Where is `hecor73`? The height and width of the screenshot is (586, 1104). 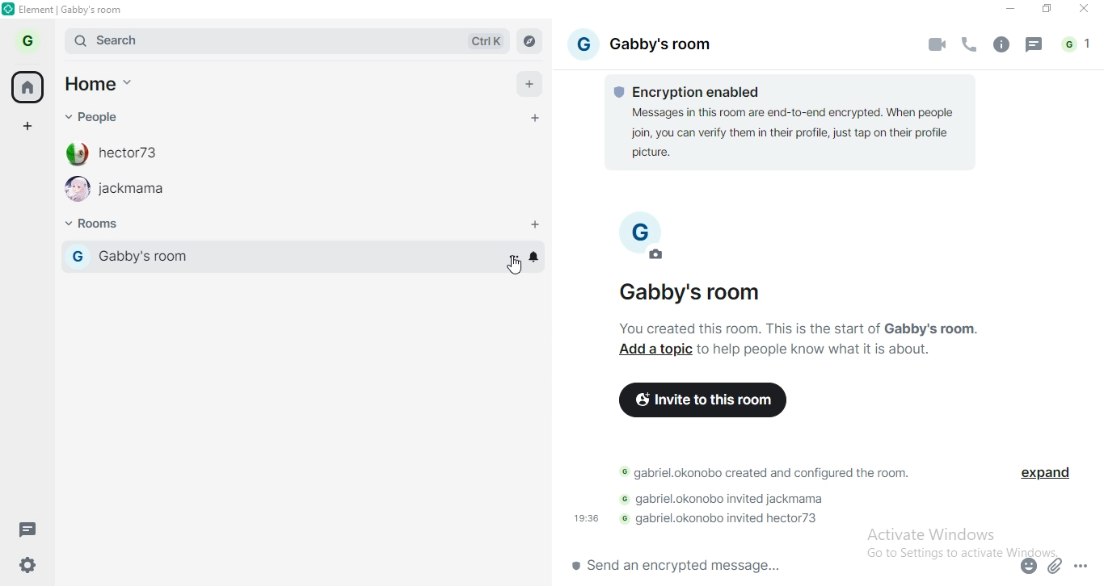 hecor73 is located at coordinates (136, 155).